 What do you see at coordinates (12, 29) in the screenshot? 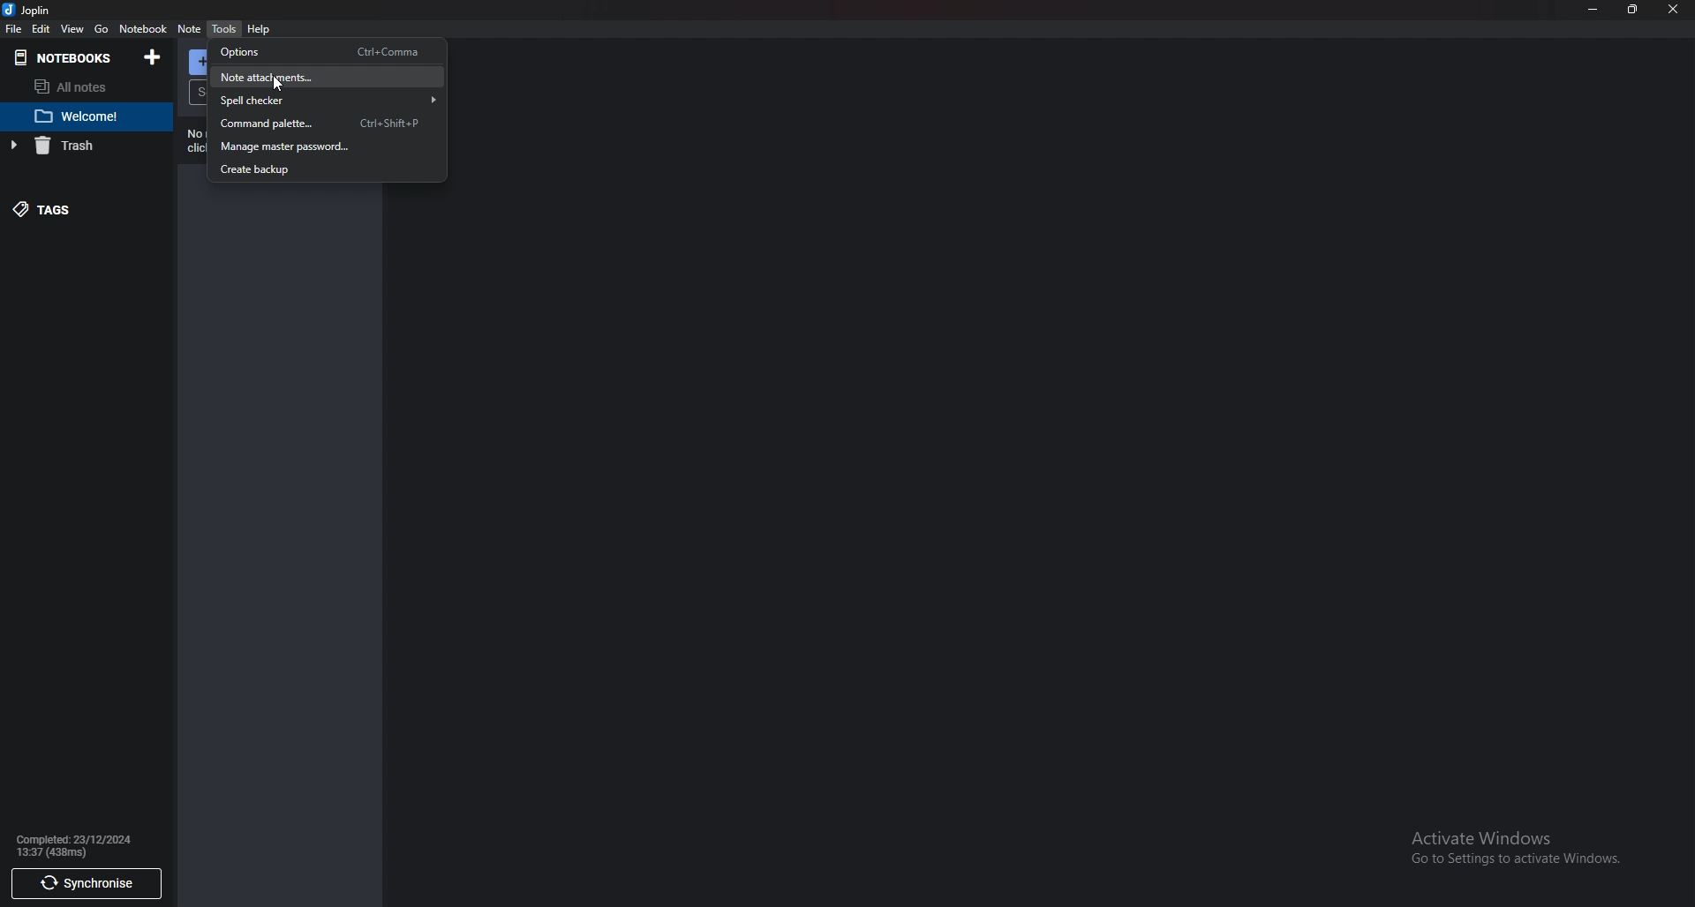
I see `file` at bounding box center [12, 29].